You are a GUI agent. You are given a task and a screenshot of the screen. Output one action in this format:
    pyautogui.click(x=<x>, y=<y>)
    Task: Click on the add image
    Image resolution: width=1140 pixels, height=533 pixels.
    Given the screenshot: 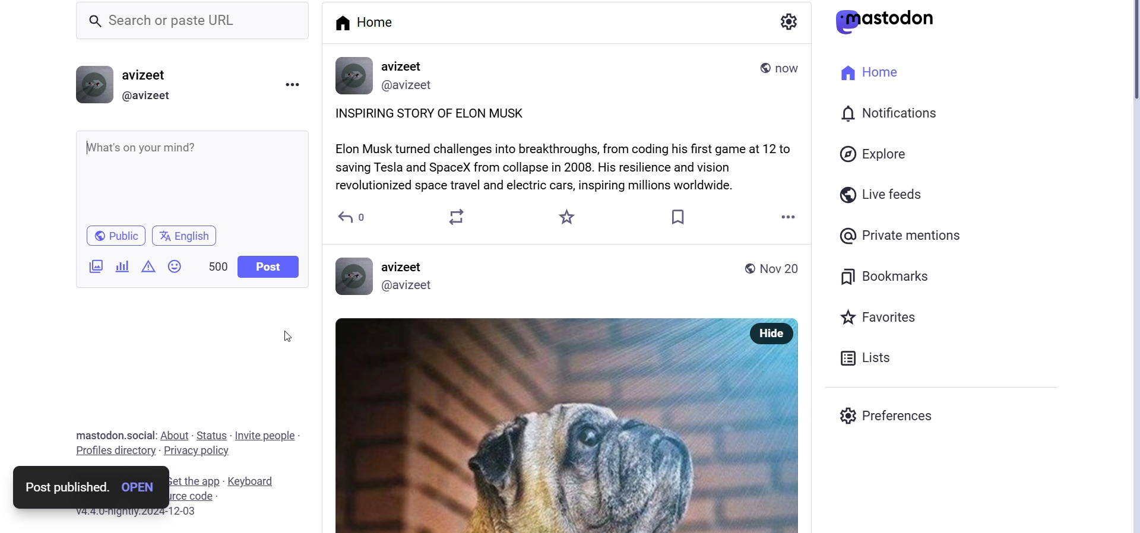 What is the action you would take?
    pyautogui.click(x=92, y=271)
    